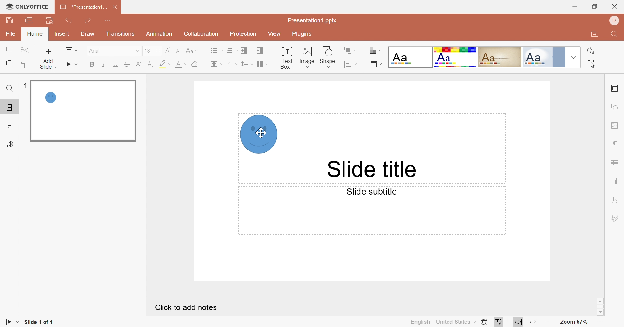 This screenshot has height=327, width=624. I want to click on Find, so click(614, 35).